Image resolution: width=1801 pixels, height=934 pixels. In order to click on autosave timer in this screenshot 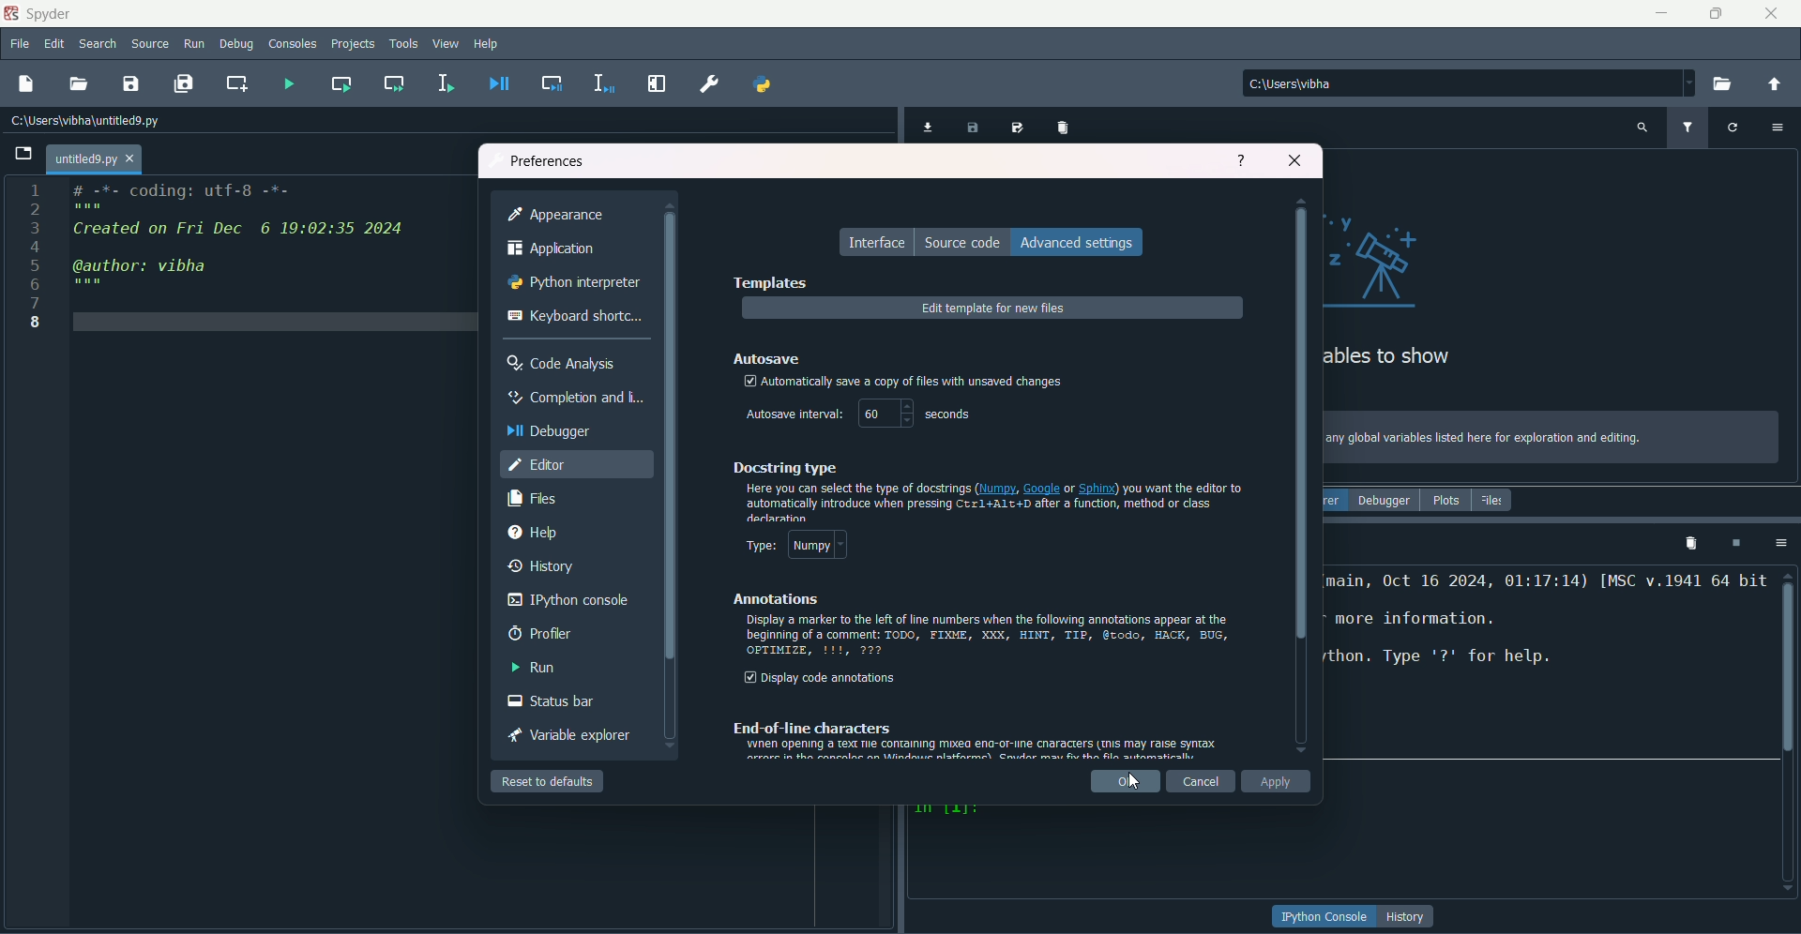, I will do `click(858, 414)`.